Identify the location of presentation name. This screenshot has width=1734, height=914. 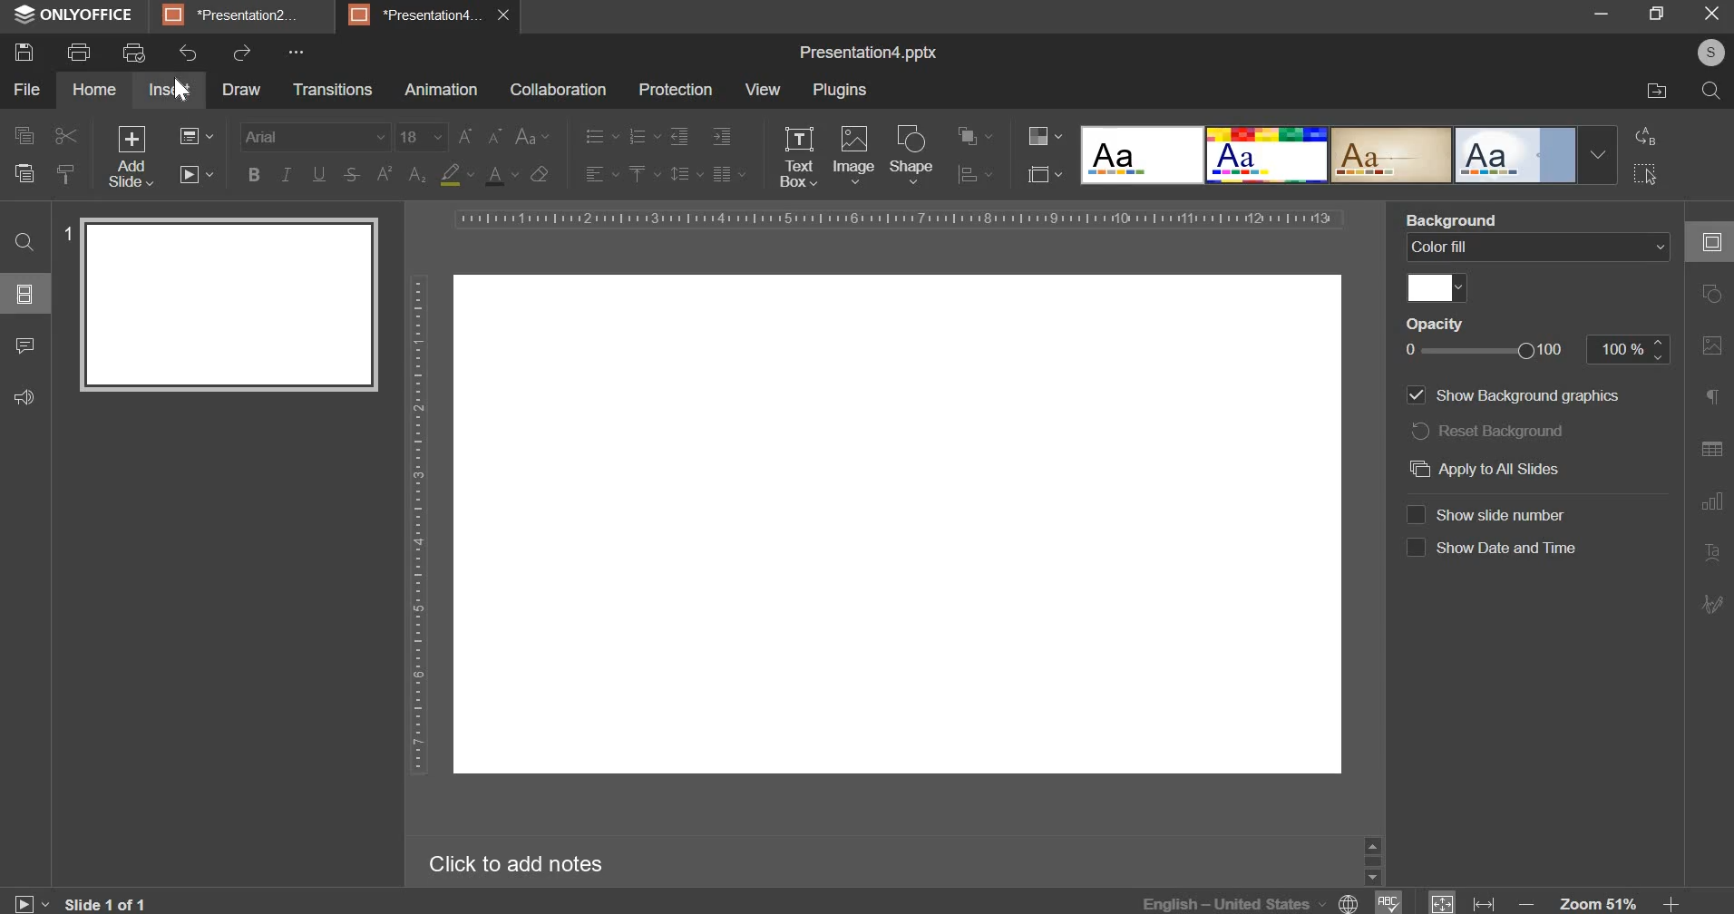
(870, 53).